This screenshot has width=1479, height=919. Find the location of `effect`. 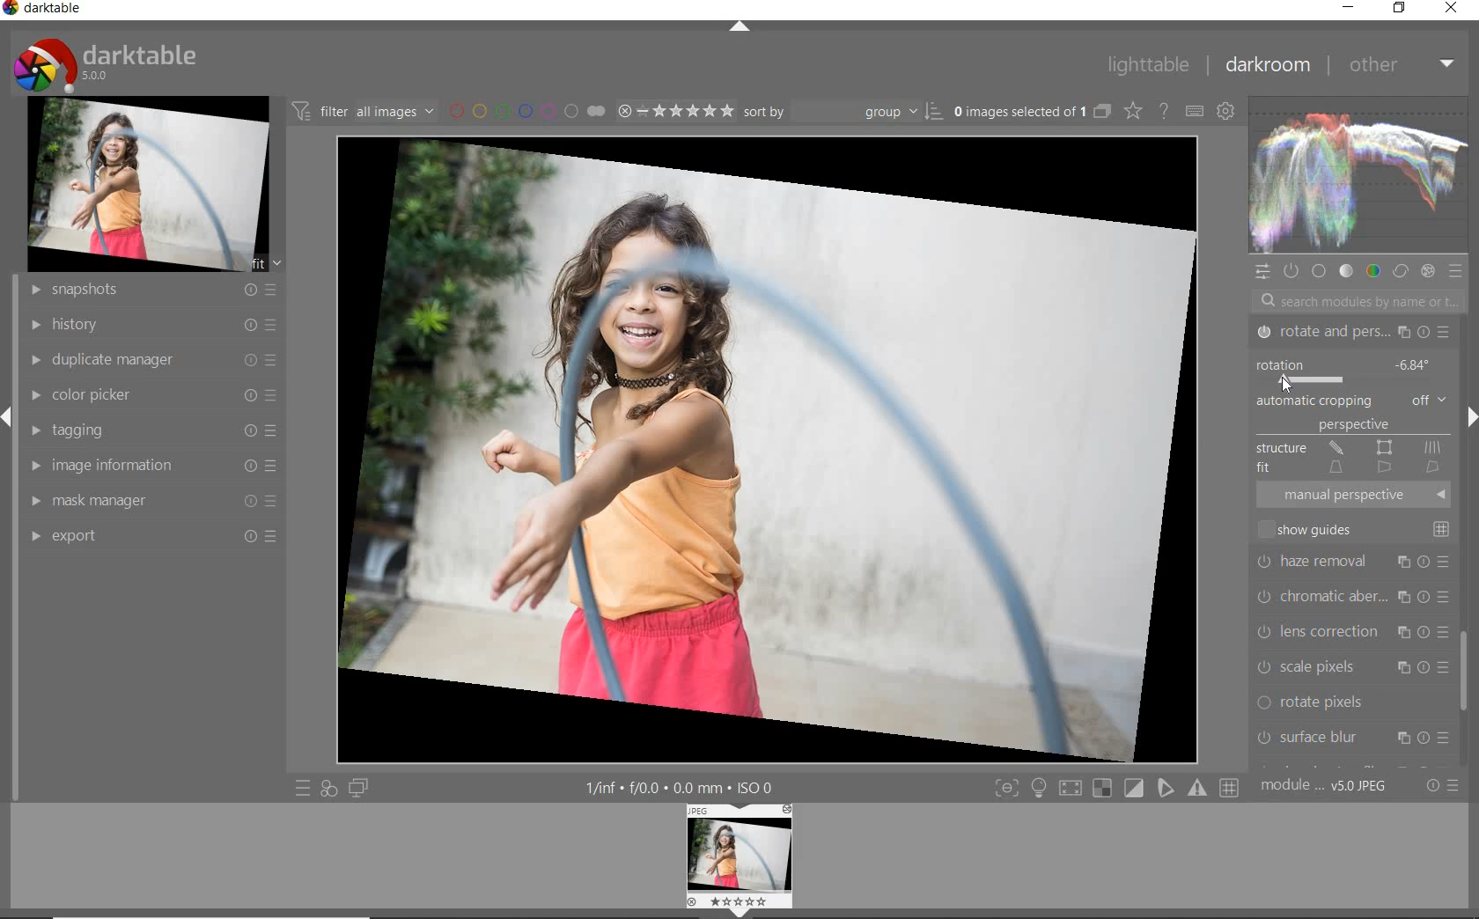

effect is located at coordinates (1430, 273).